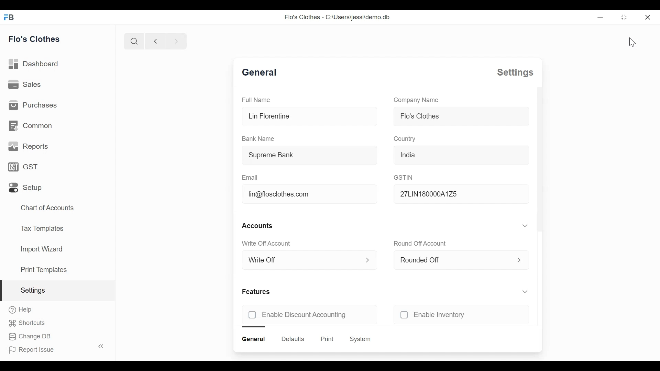  Describe the element at coordinates (259, 224) in the screenshot. I see `Accounts` at that location.